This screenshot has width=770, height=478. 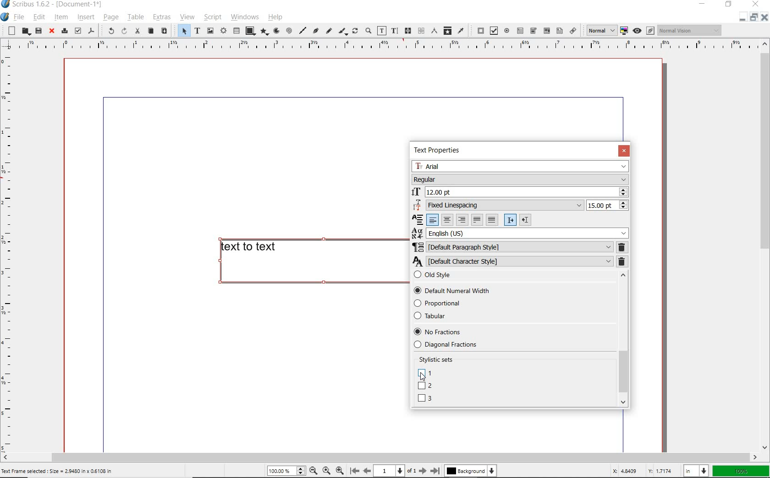 What do you see at coordinates (245, 17) in the screenshot?
I see `windows` at bounding box center [245, 17].